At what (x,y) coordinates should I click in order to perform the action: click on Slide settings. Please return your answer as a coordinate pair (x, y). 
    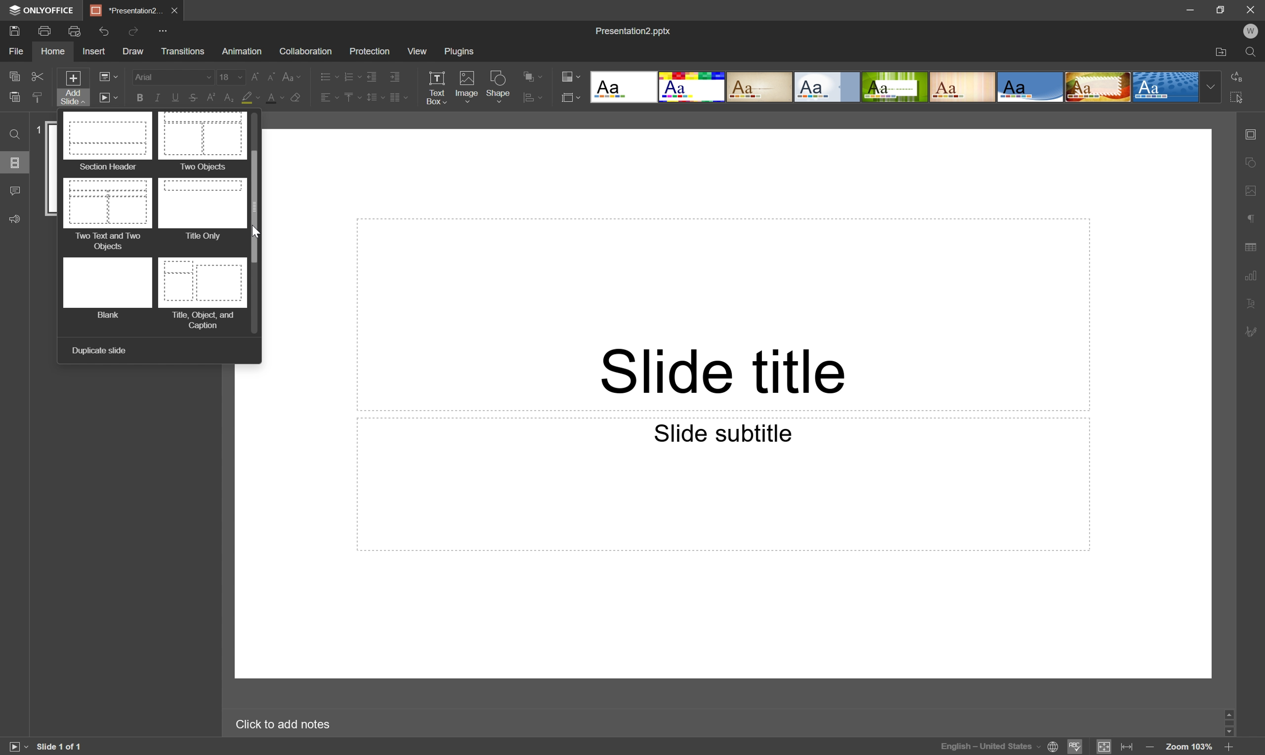
    Looking at the image, I should click on (1254, 132).